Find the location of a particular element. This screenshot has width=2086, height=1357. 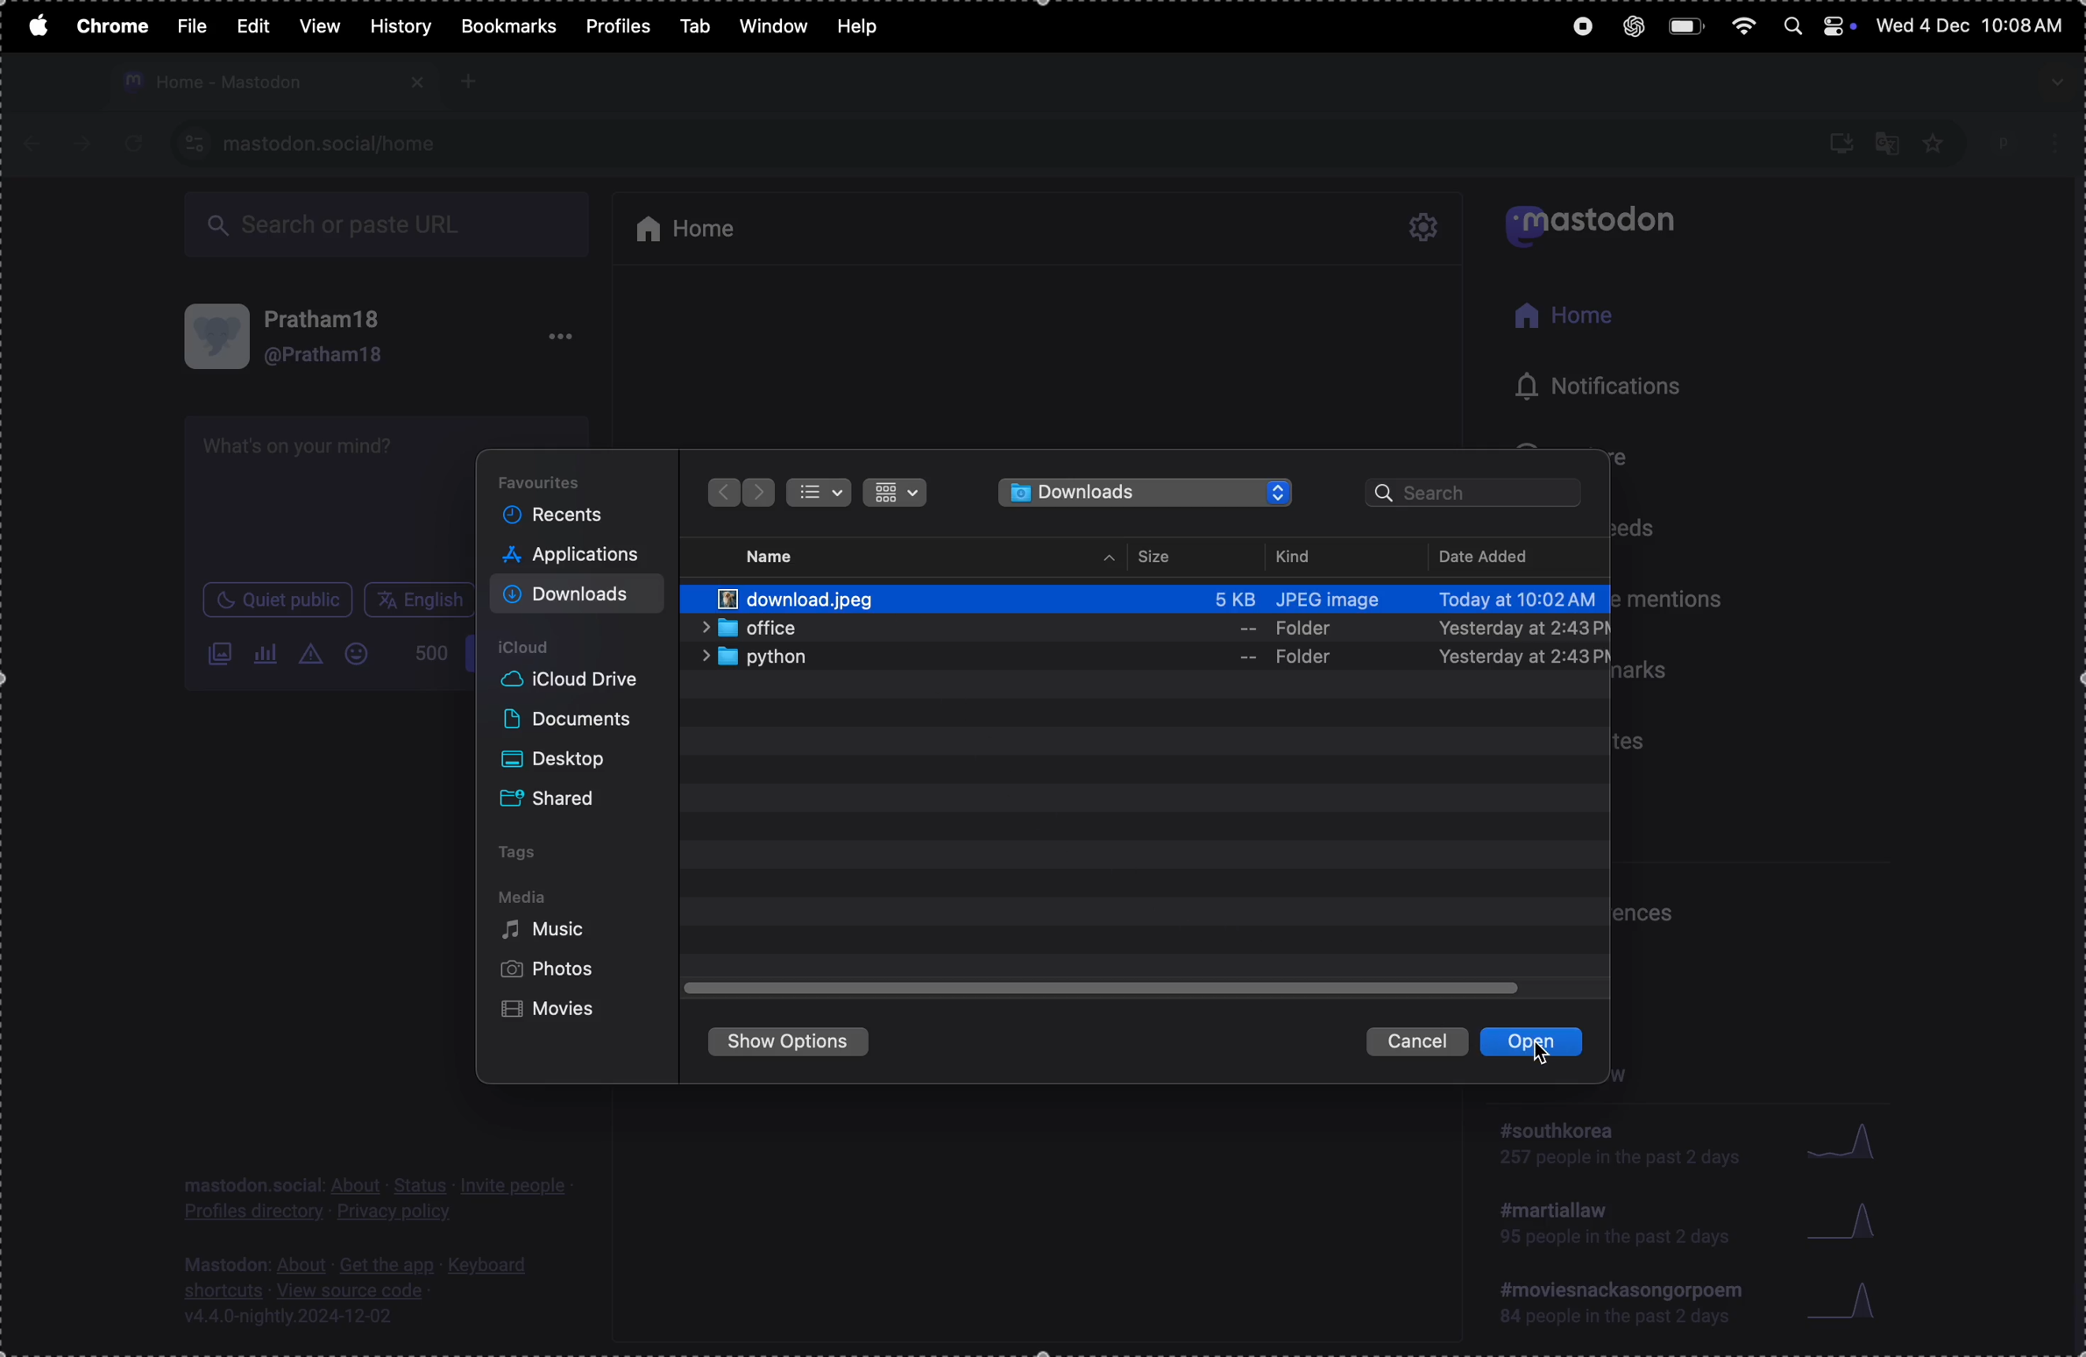

icon views is located at coordinates (895, 494).